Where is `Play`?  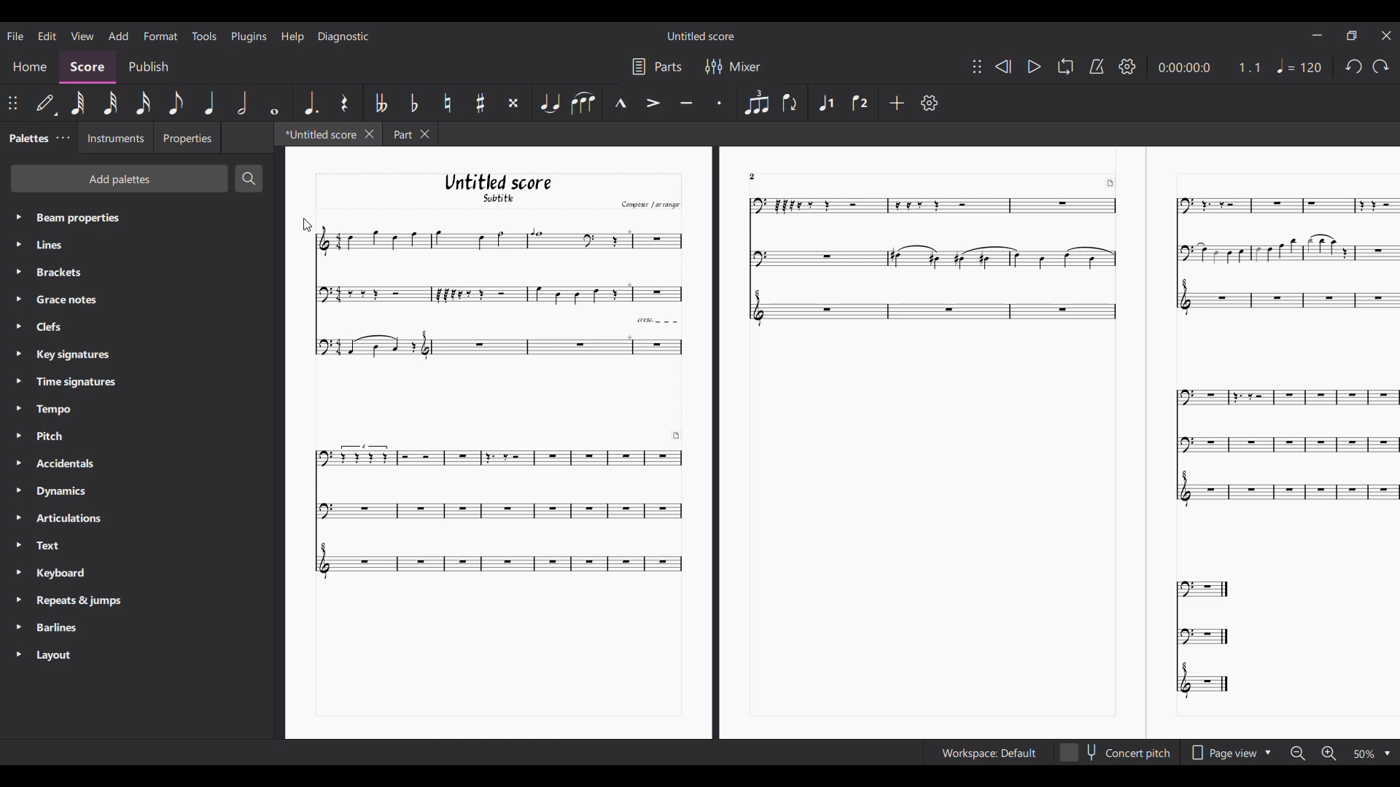 Play is located at coordinates (1034, 67).